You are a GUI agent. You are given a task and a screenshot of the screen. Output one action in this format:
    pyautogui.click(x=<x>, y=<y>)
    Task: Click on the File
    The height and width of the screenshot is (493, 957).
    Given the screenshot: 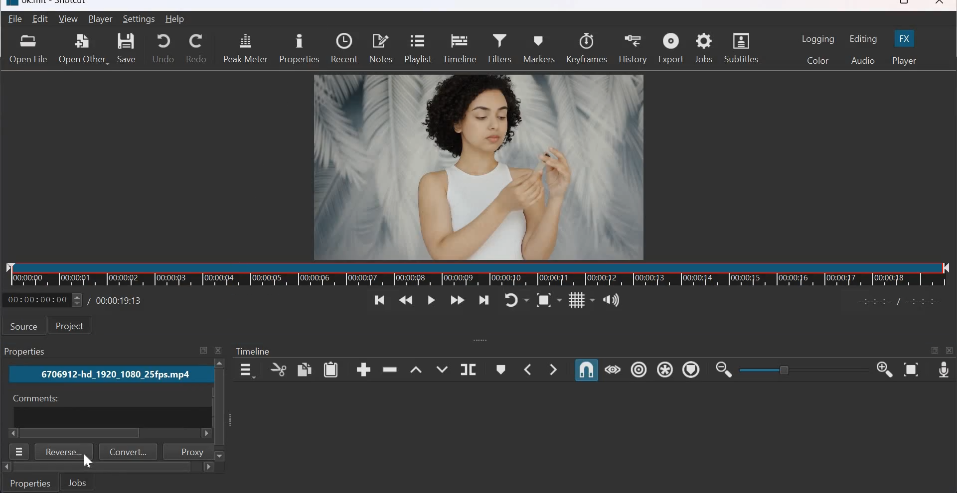 What is the action you would take?
    pyautogui.click(x=13, y=19)
    